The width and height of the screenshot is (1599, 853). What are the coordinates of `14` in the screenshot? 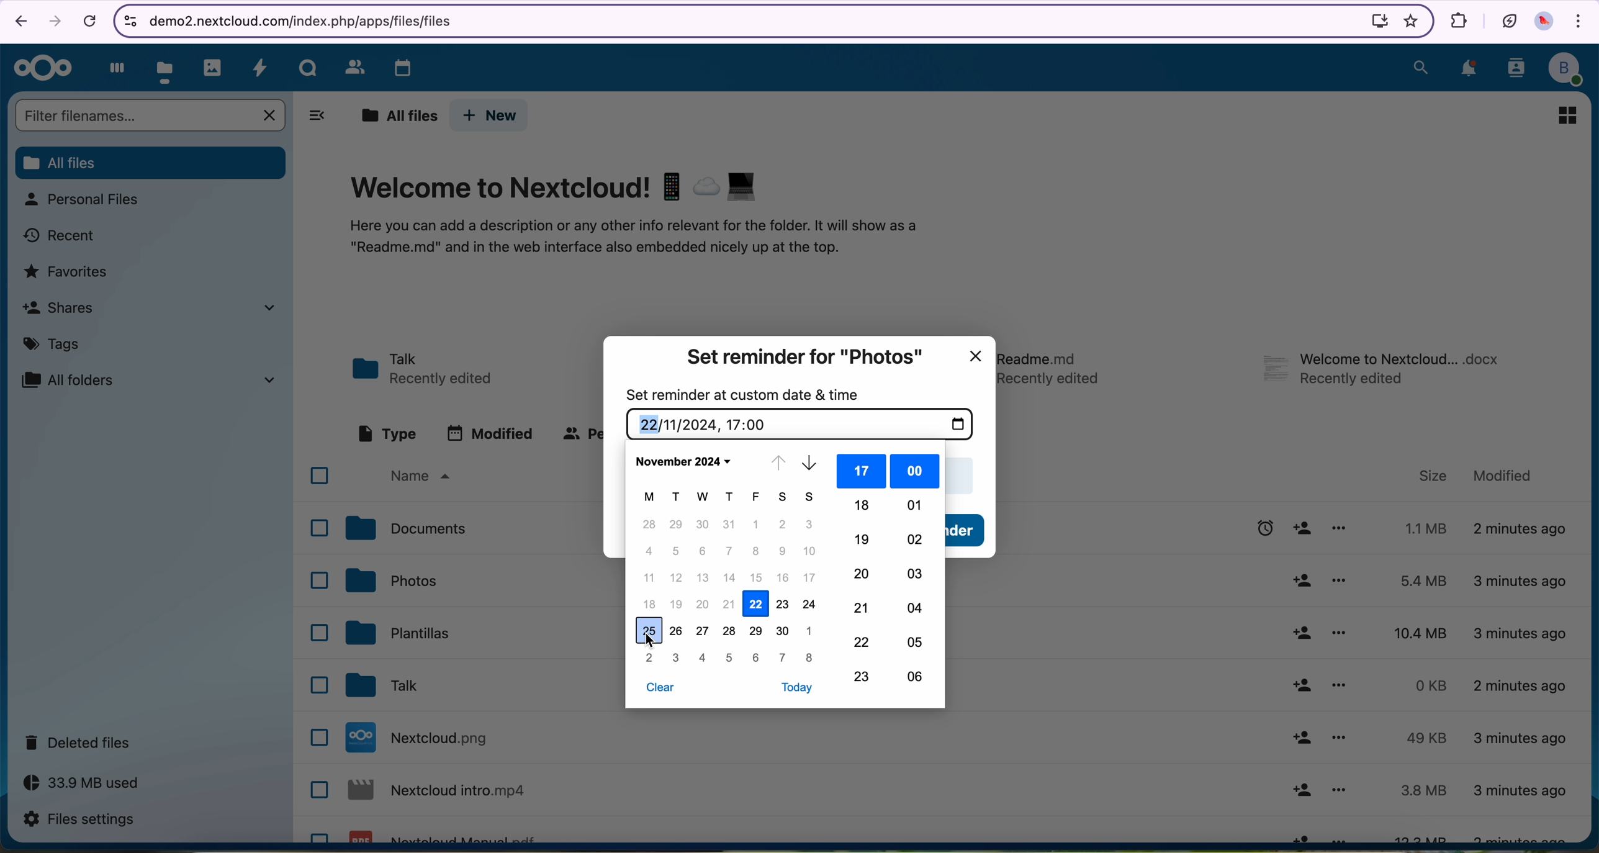 It's located at (731, 579).